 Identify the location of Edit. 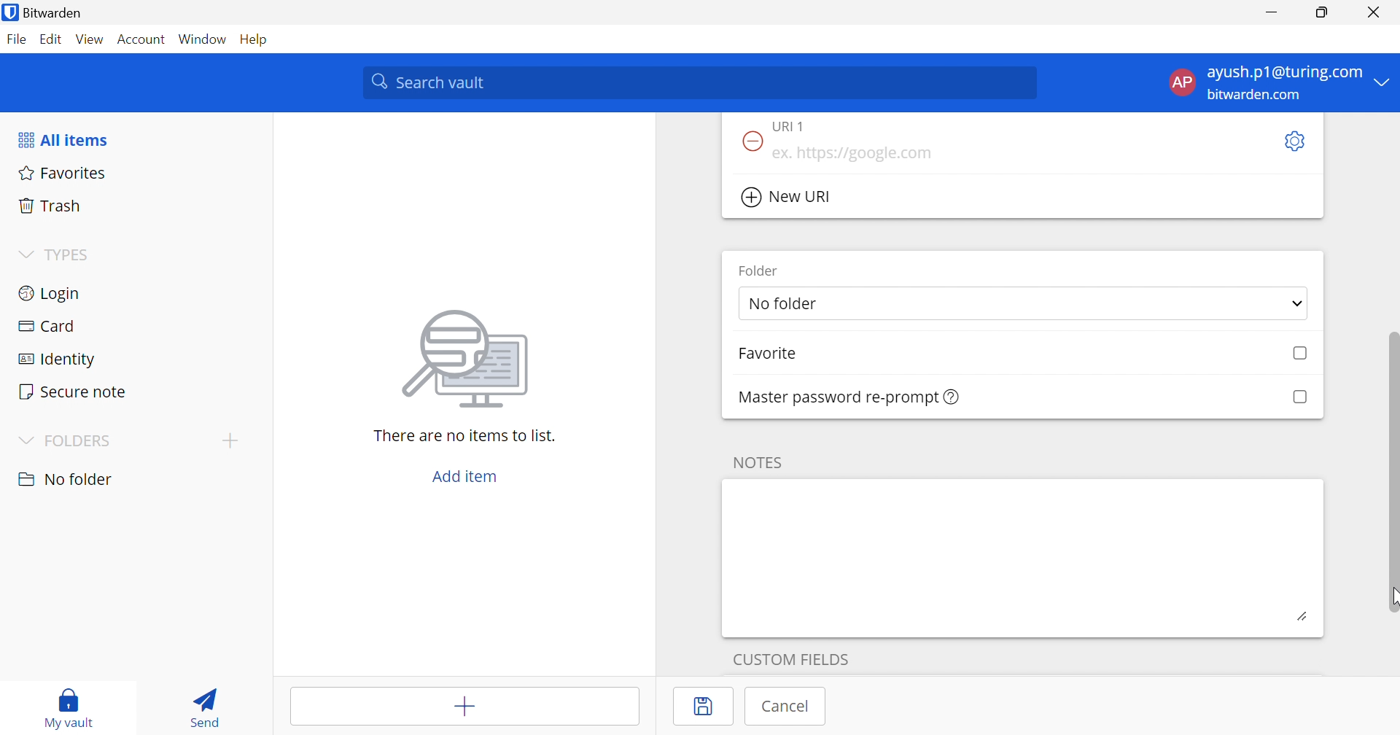
(50, 40).